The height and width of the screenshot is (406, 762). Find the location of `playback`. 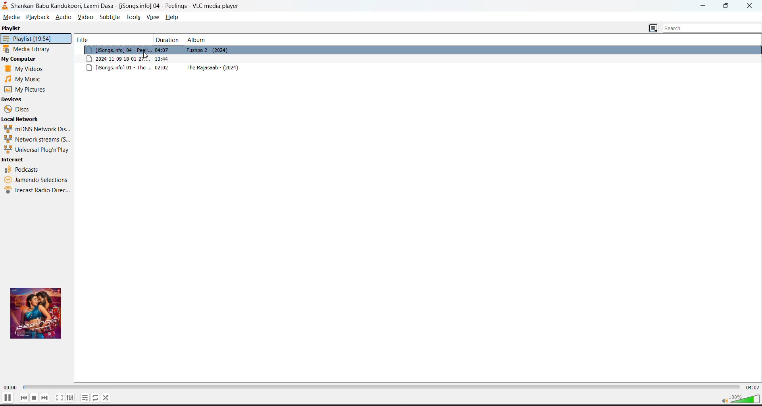

playback is located at coordinates (38, 17).